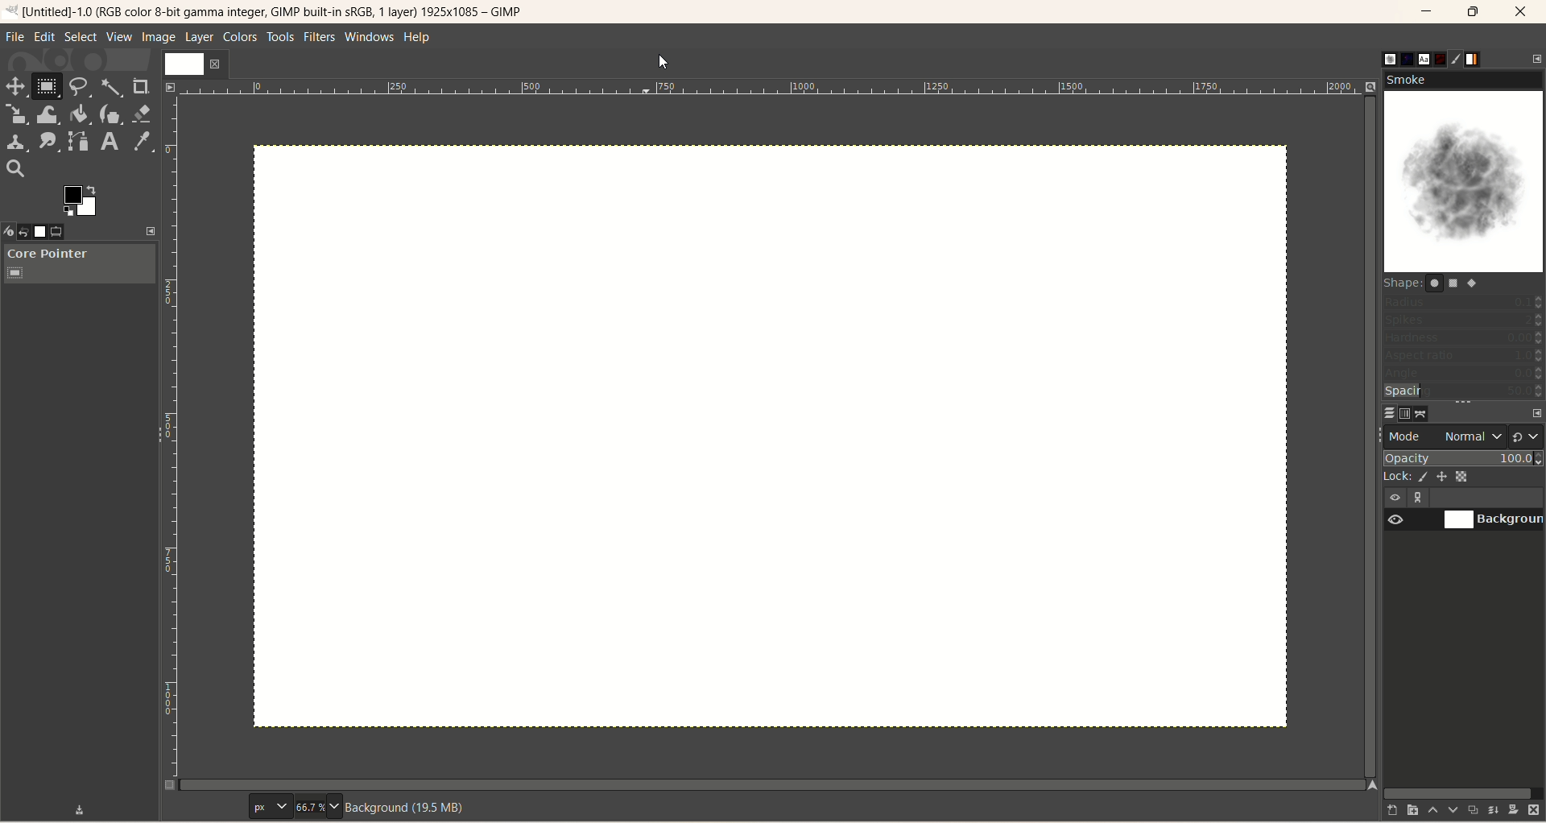  Describe the element at coordinates (1379, 412) in the screenshot. I see `layers` at that location.